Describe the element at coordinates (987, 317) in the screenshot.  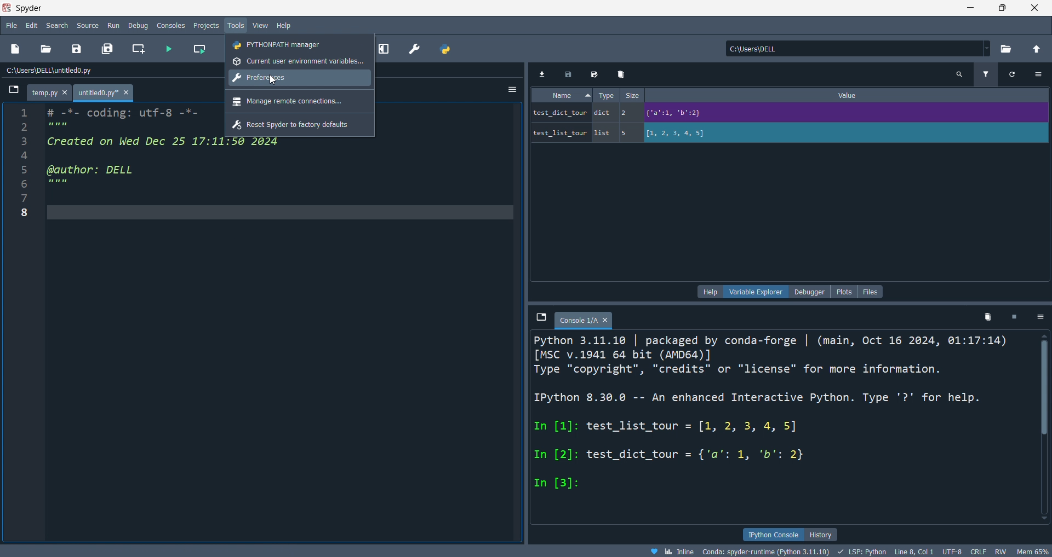
I see `delete variables` at that location.